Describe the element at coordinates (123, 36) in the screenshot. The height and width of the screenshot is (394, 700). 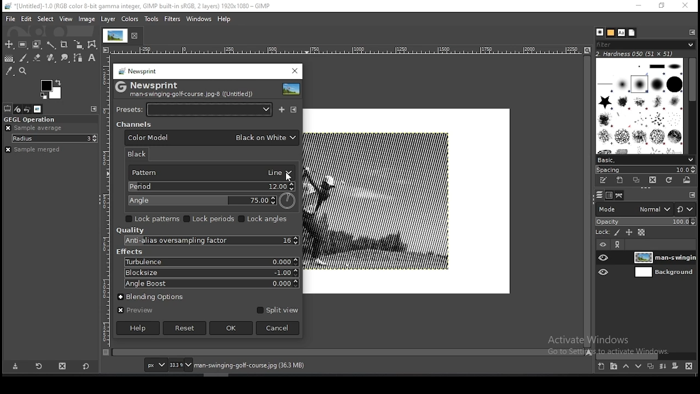
I see `tab` at that location.